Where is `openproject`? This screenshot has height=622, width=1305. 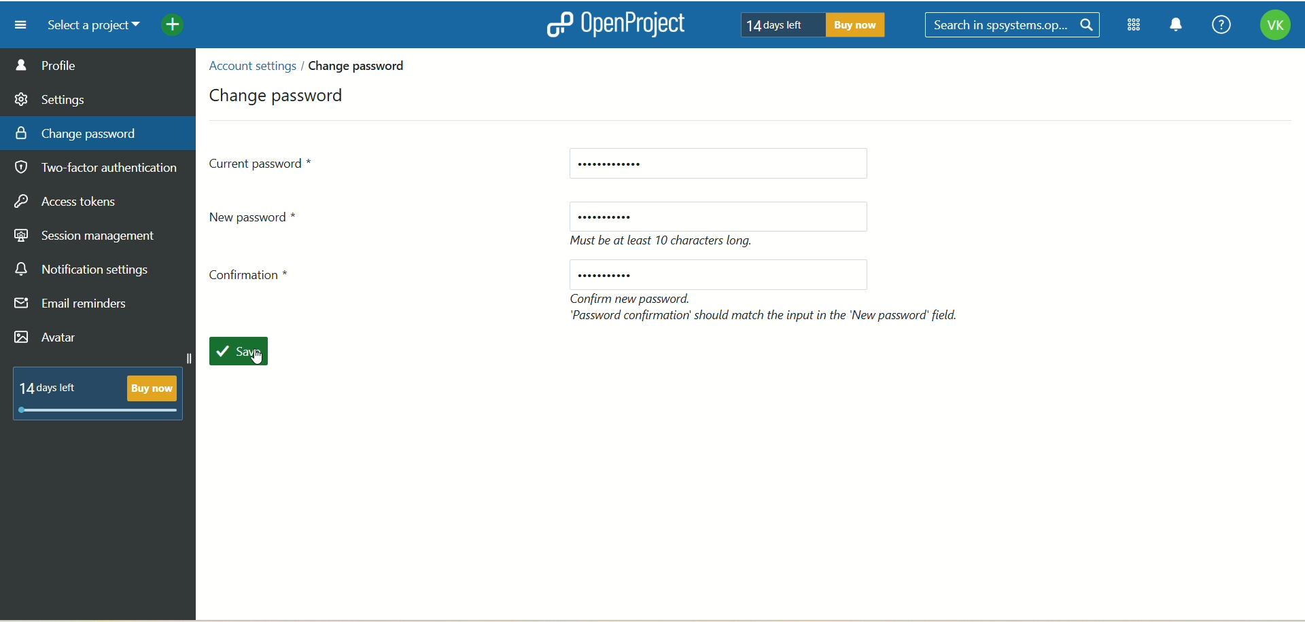
openproject is located at coordinates (612, 24).